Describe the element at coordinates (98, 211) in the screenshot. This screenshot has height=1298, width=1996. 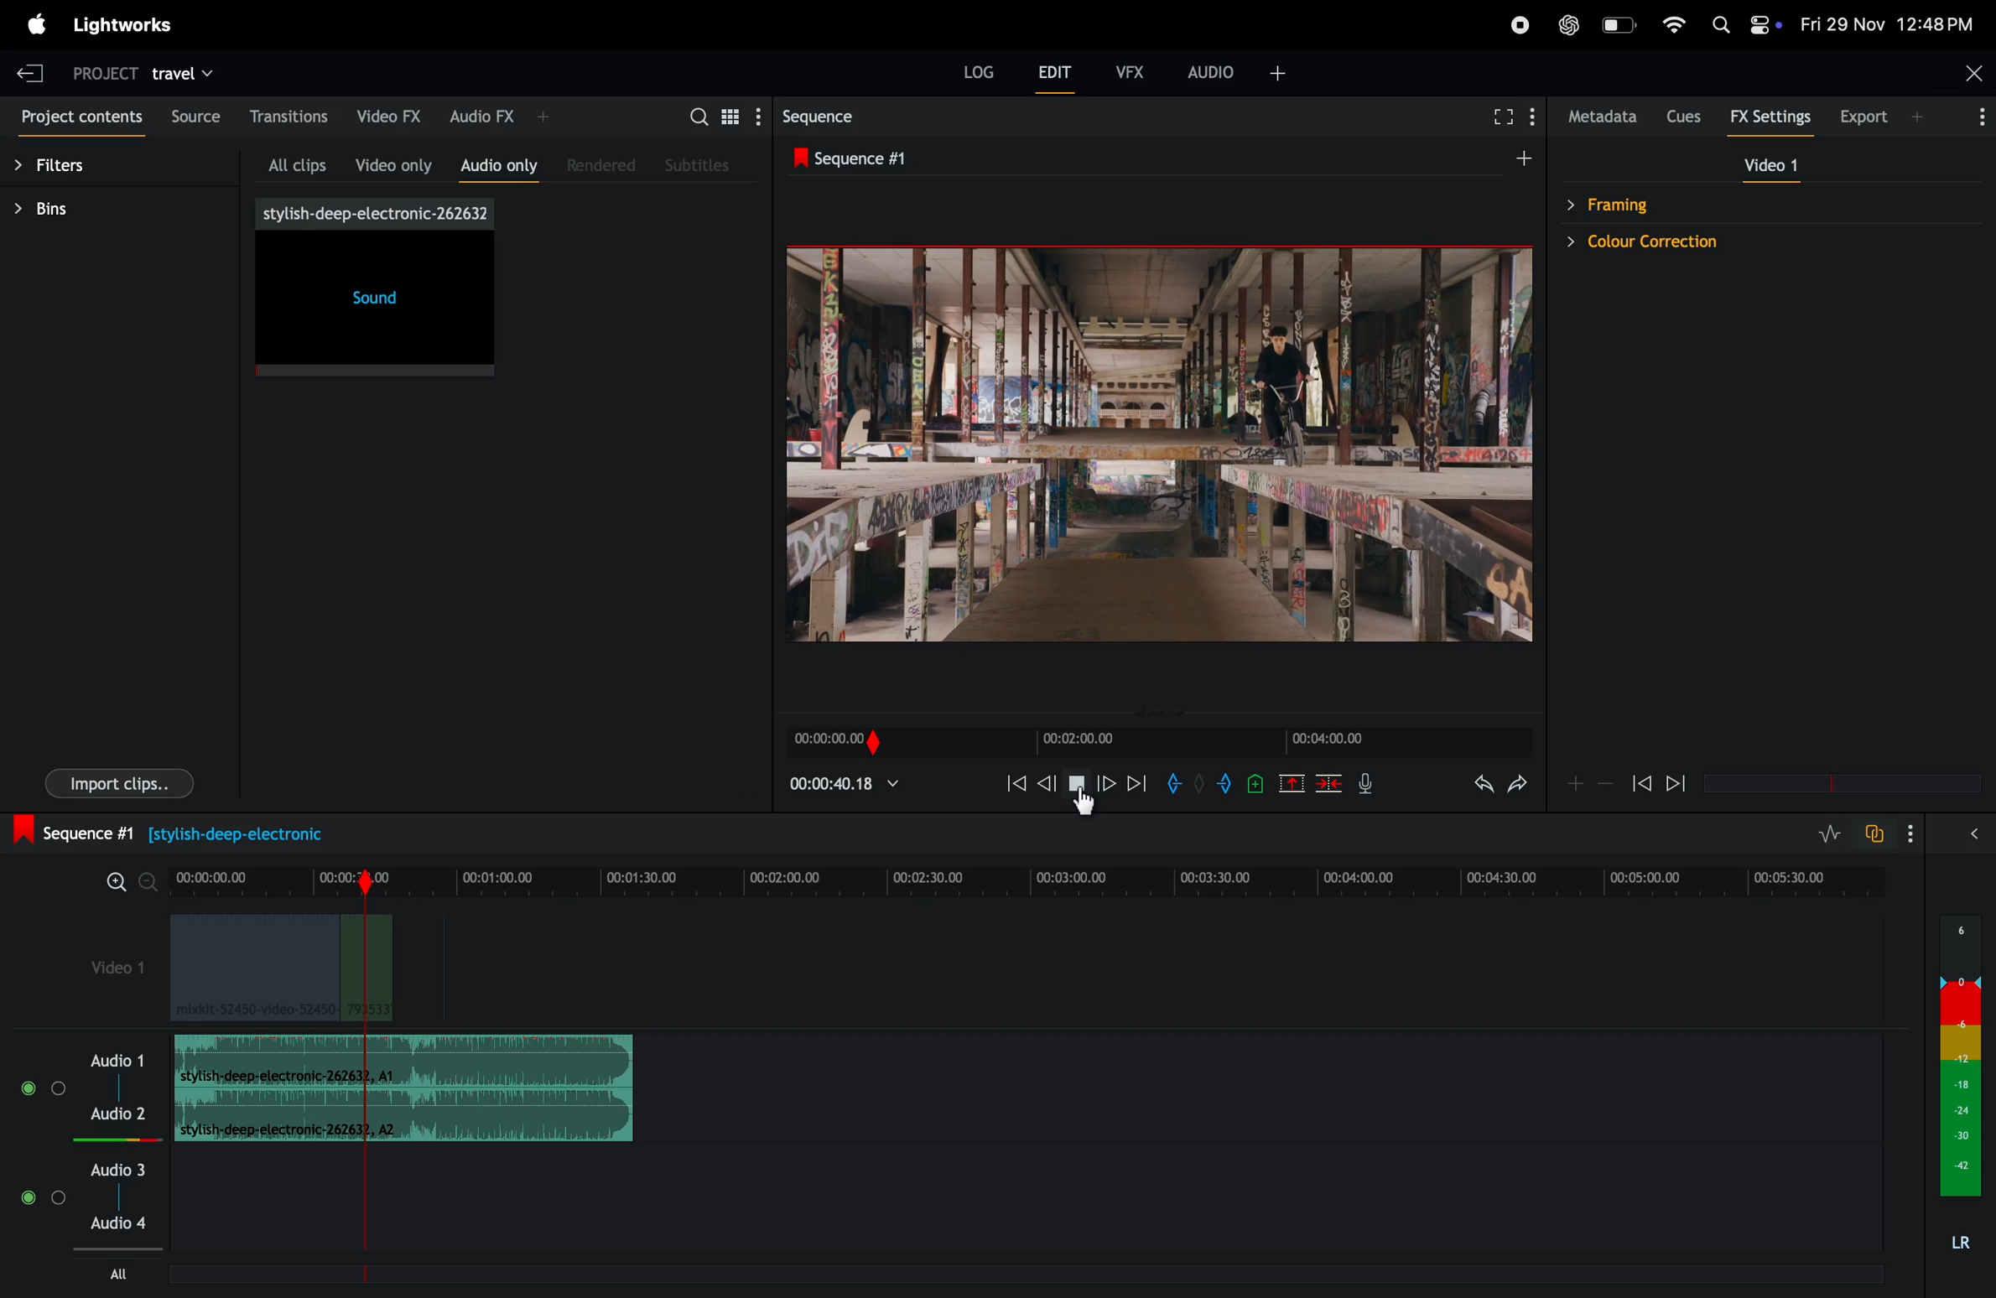
I see `bins` at that location.